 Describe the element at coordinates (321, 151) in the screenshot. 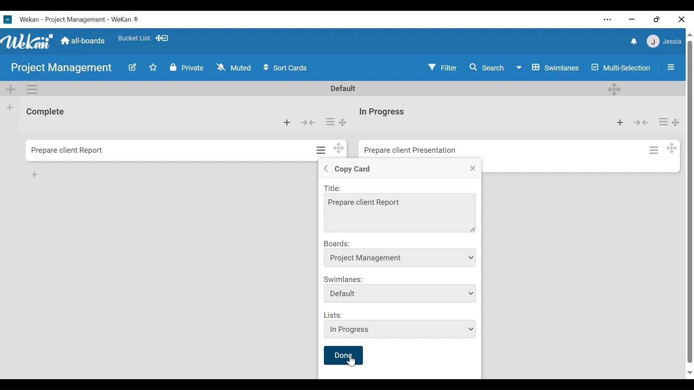

I see `Card actions` at that location.